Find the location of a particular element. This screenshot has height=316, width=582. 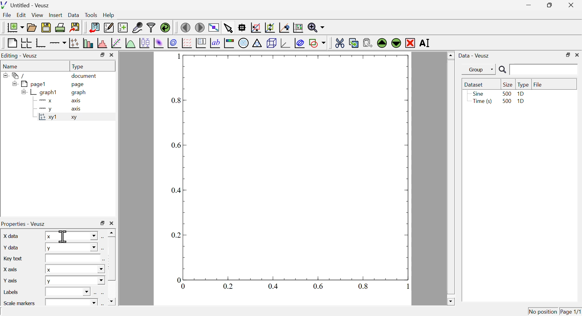

no position is located at coordinates (543, 311).